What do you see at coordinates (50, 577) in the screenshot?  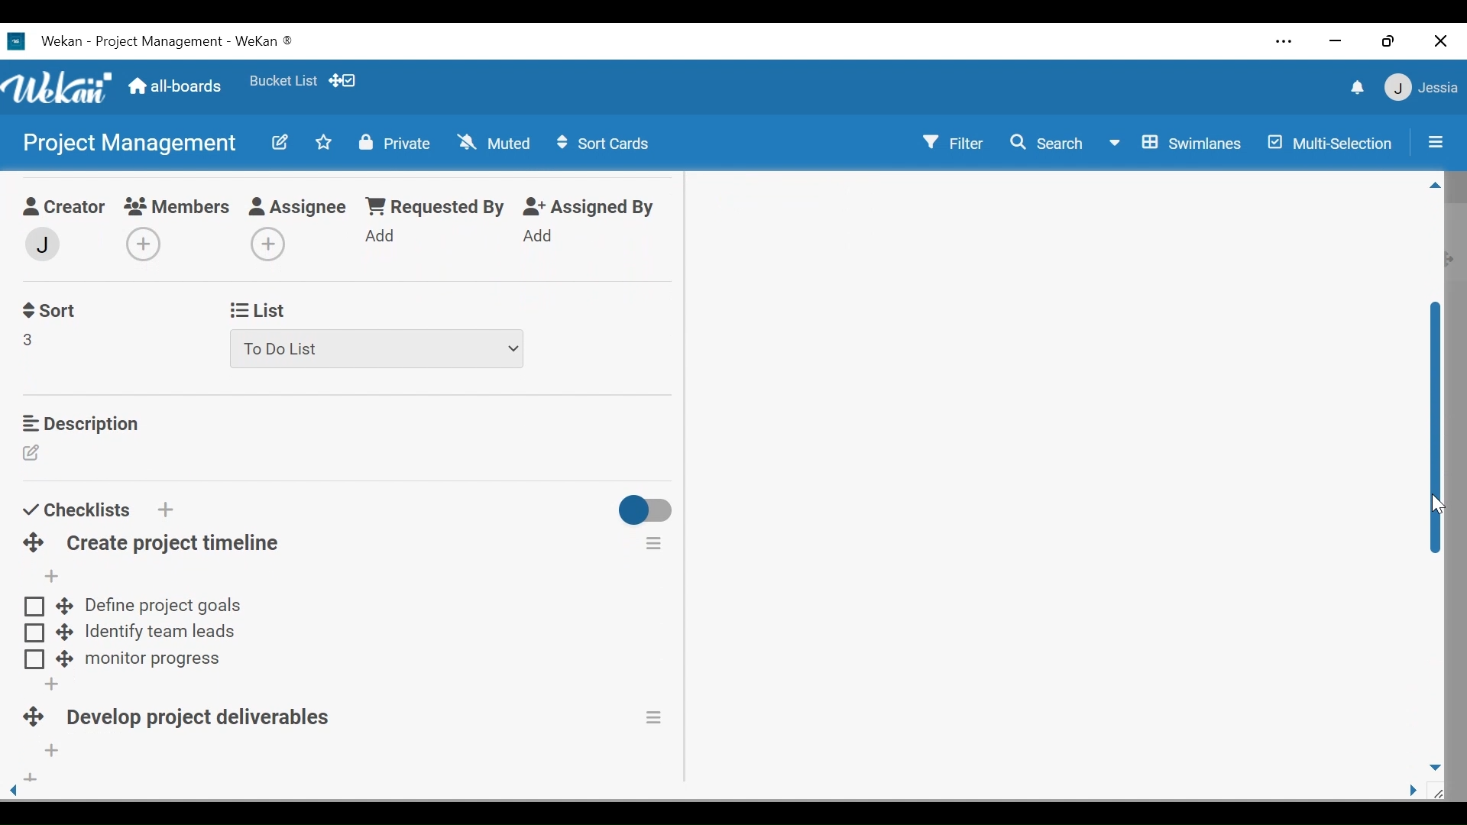 I see `Add an item to checklist` at bounding box center [50, 577].